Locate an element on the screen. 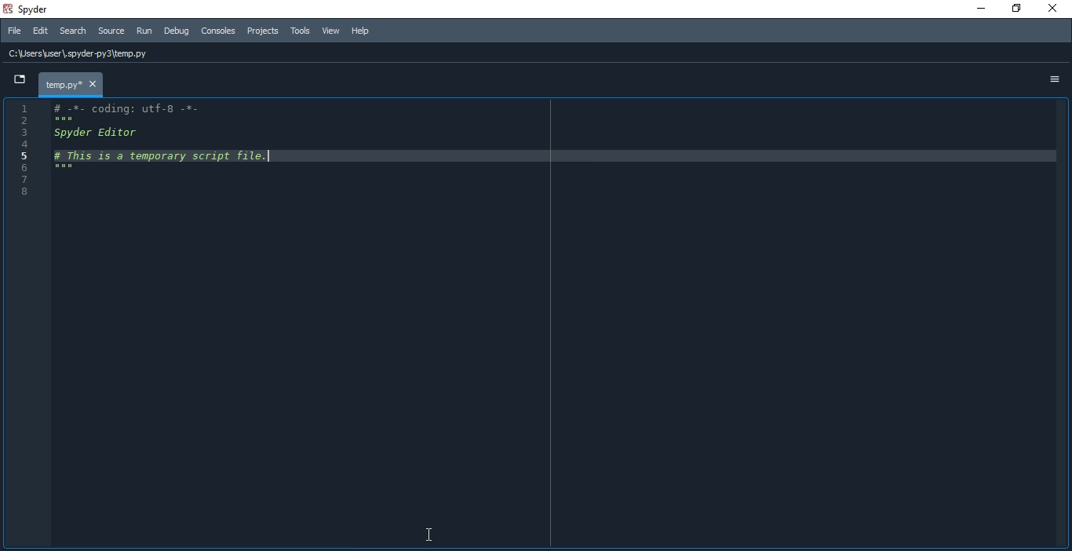 The width and height of the screenshot is (1072, 551). Run is located at coordinates (144, 31).